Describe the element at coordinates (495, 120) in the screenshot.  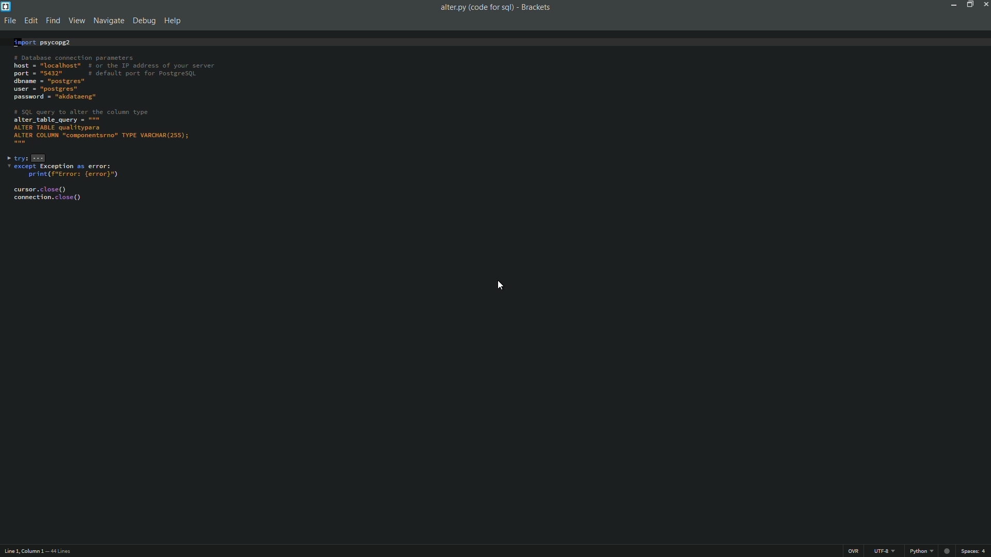
I see `import psycopg2 # Database connection parameters host = "localhost” or the IP address of your server port = "5432" # default port for PostgreSQL dbname = "postgres" user = “postgres” pueblo EY. SQL query to alter the column type alter_table_query =" ALTER TABLE qualitypara ALTER COLUMN "componentsrno® TYPE VARCHAR (255) > try: [EH * except Exception as error: print(f"error: {error}") cursor. close() connection. close()` at that location.